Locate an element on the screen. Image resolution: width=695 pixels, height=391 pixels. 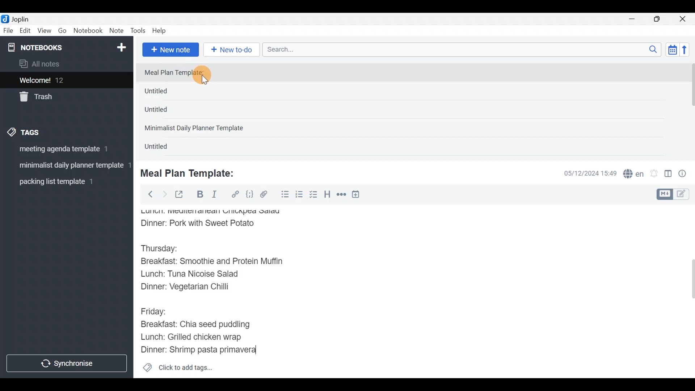
Minimalist Daily Planner Template is located at coordinates (196, 129).